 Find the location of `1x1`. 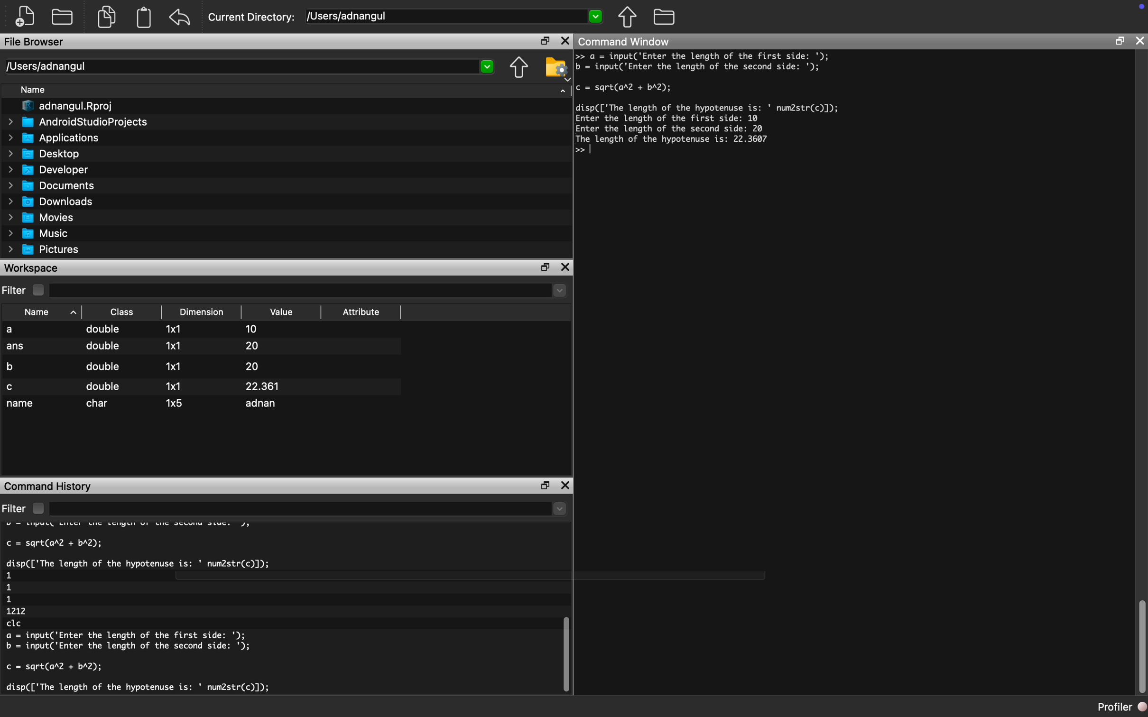

1x1 is located at coordinates (176, 330).